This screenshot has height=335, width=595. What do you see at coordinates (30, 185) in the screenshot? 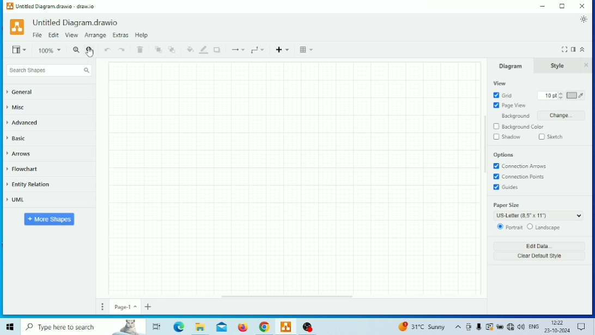
I see `Entity Relation` at bounding box center [30, 185].